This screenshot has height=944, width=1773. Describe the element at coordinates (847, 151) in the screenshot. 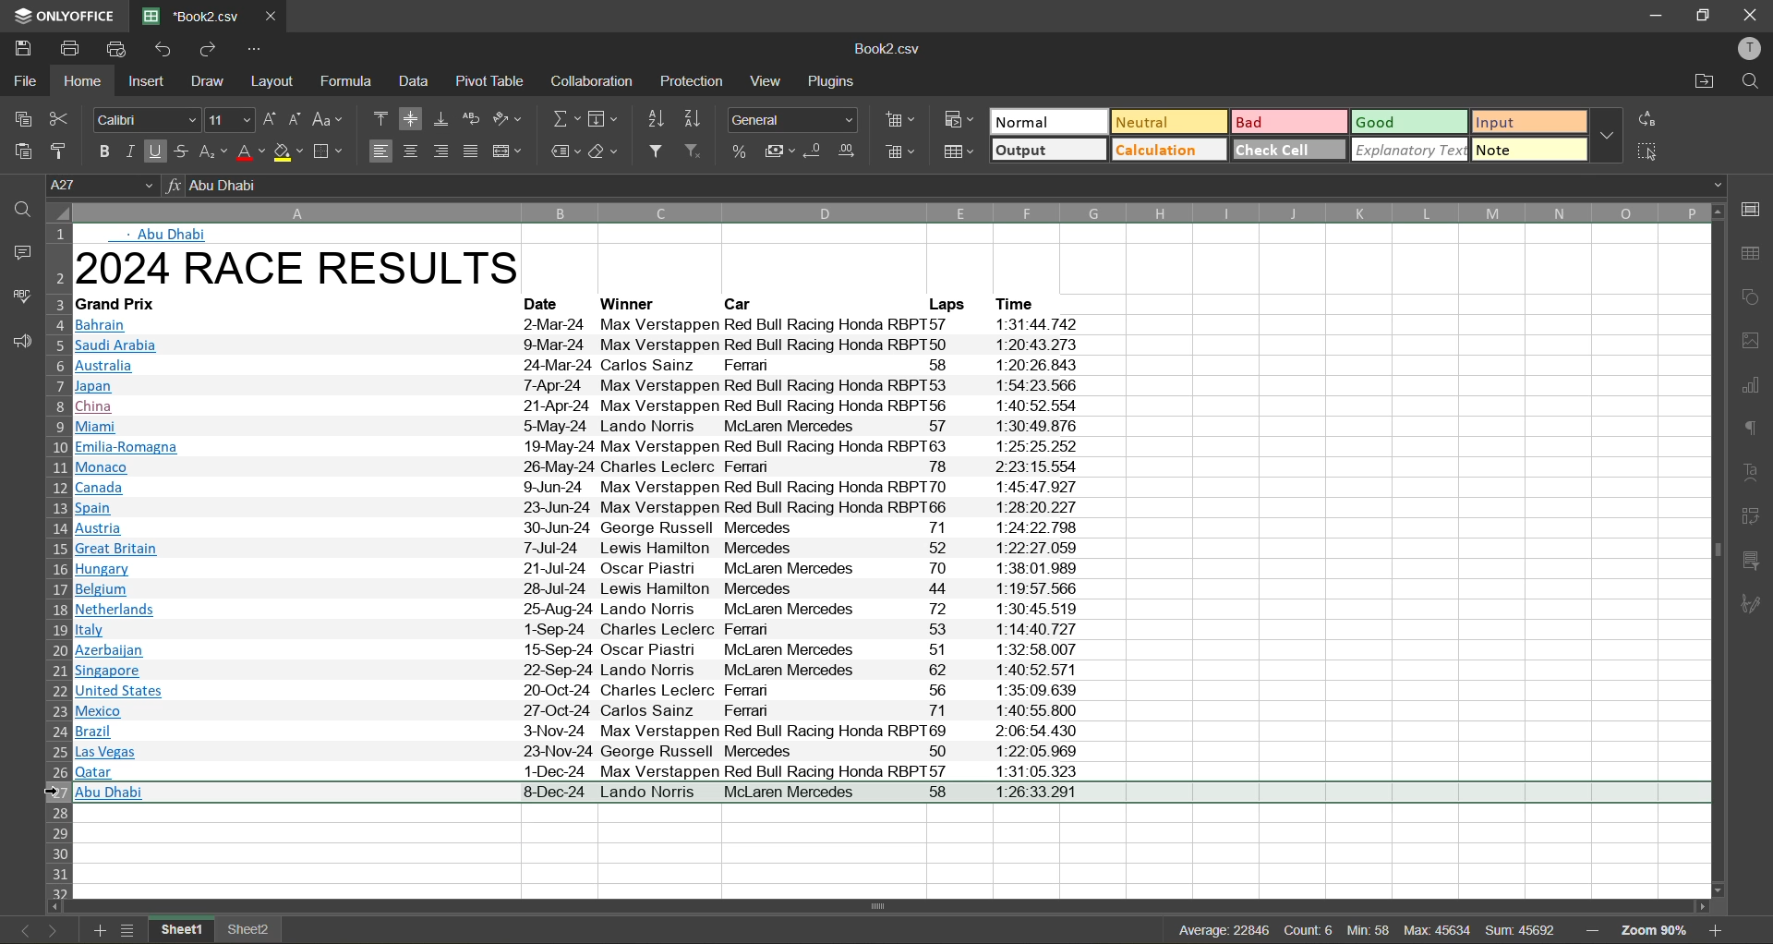

I see `increase decimal` at that location.